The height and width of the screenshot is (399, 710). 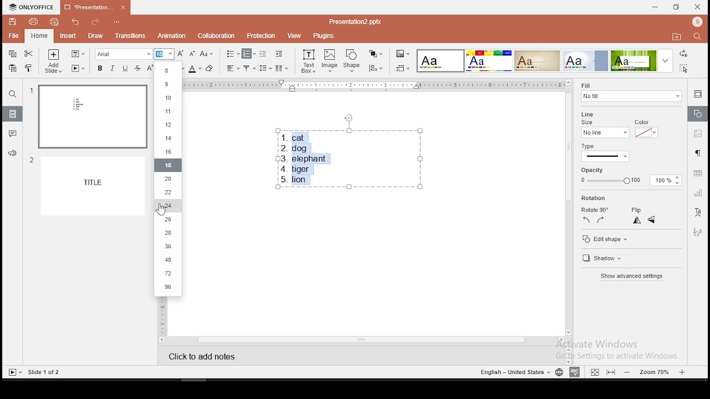 I want to click on line color, so click(x=645, y=129).